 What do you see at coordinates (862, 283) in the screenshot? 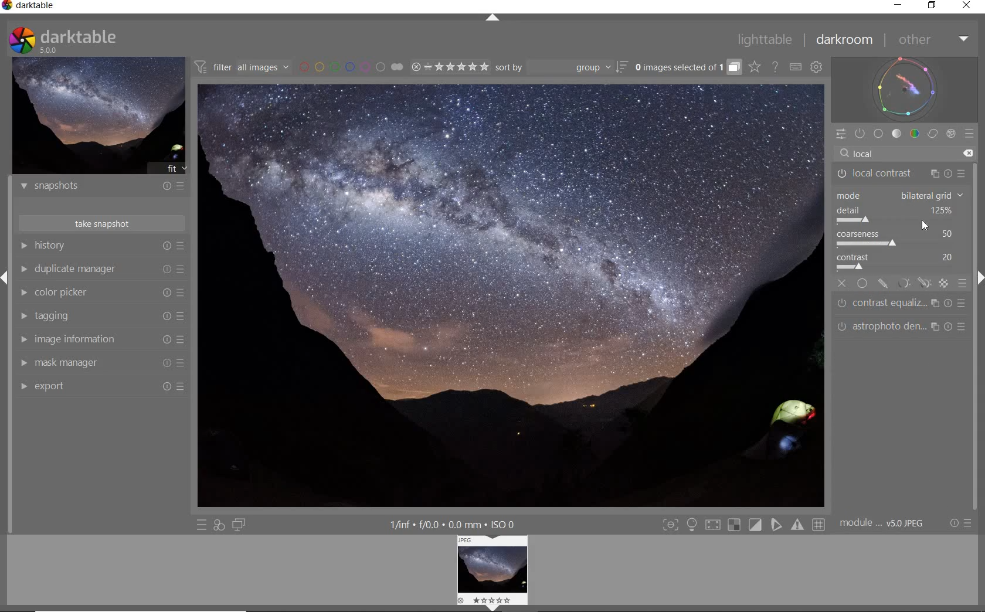
I see `uniformly` at bounding box center [862, 283].